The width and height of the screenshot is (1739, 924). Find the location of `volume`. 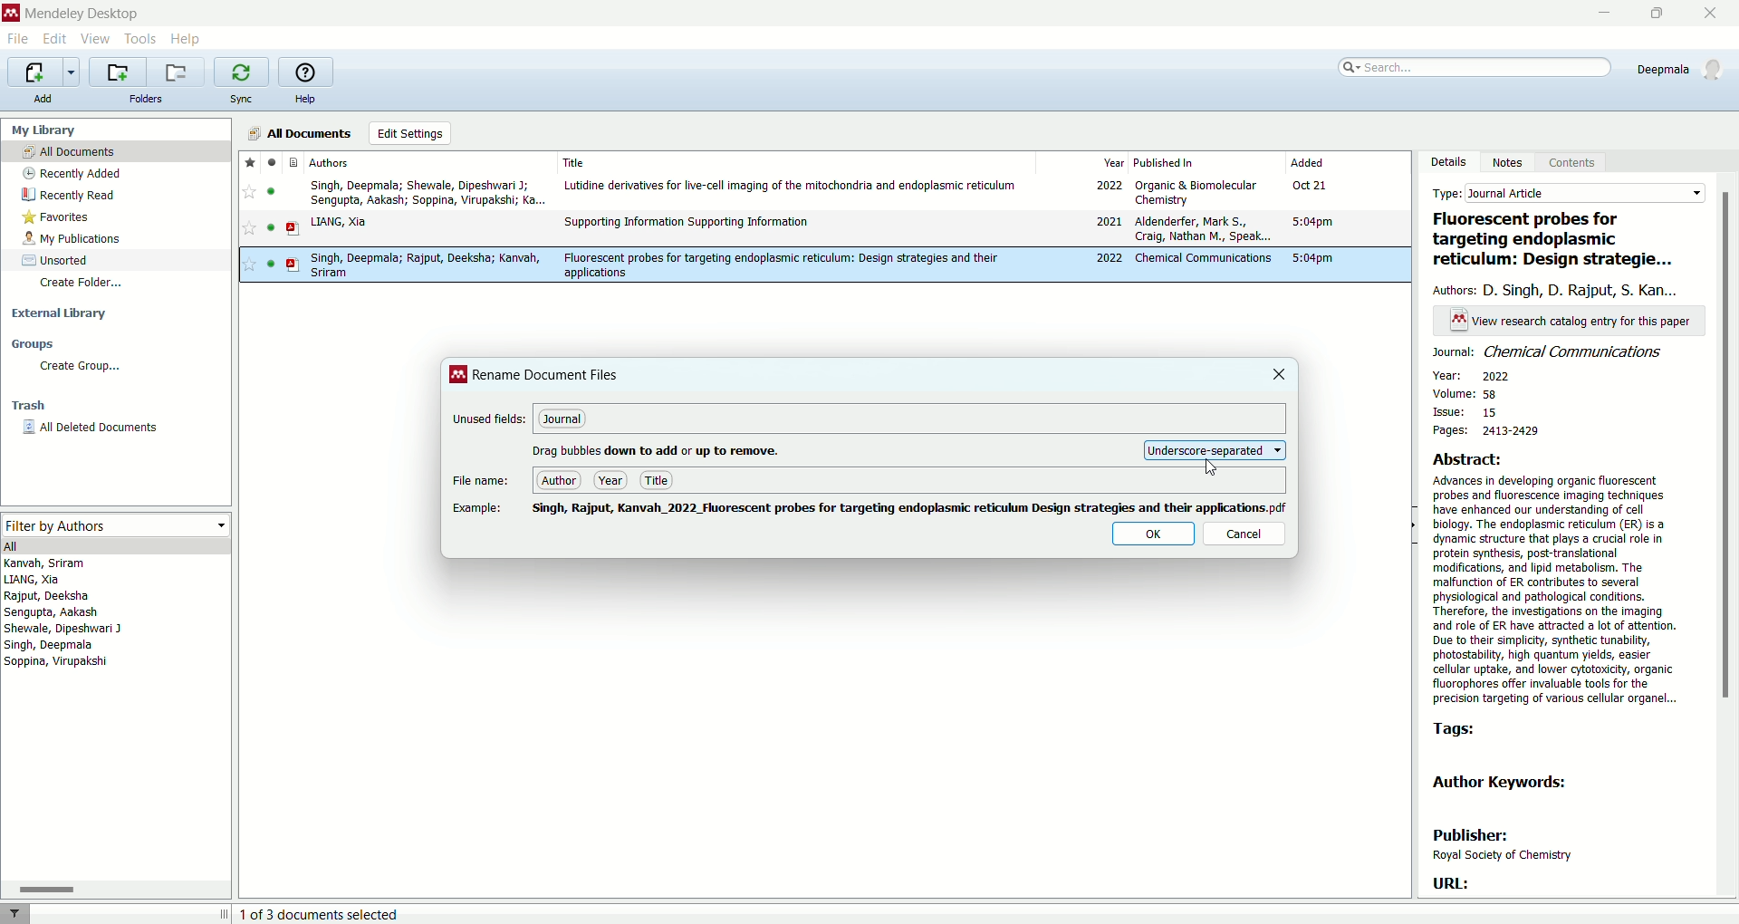

volume is located at coordinates (1479, 393).